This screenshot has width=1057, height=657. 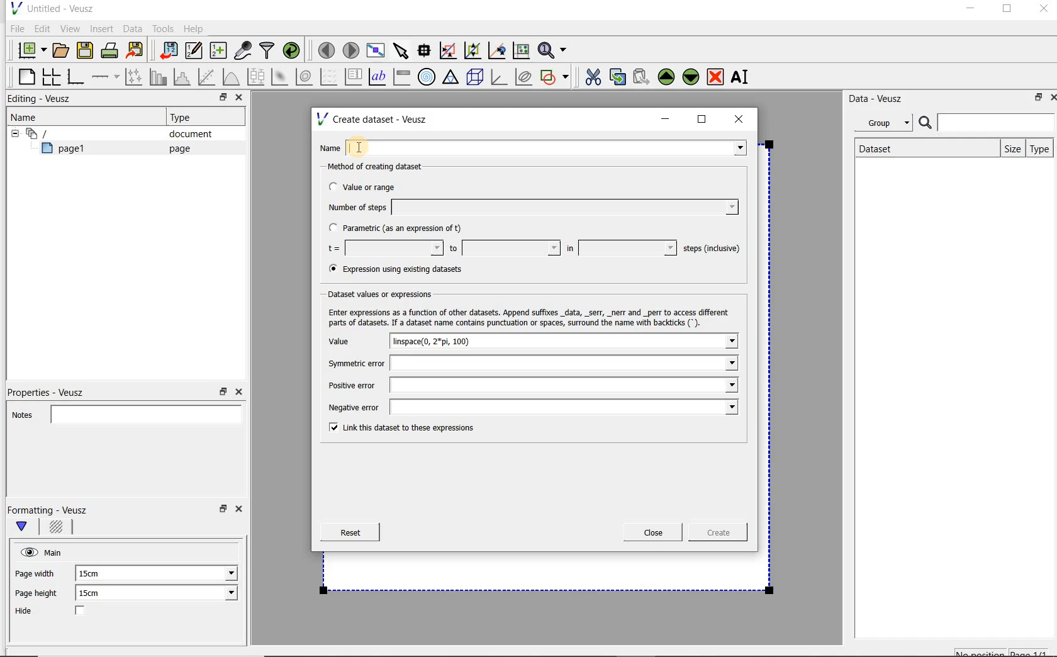 I want to click on 15cm, so click(x=96, y=574).